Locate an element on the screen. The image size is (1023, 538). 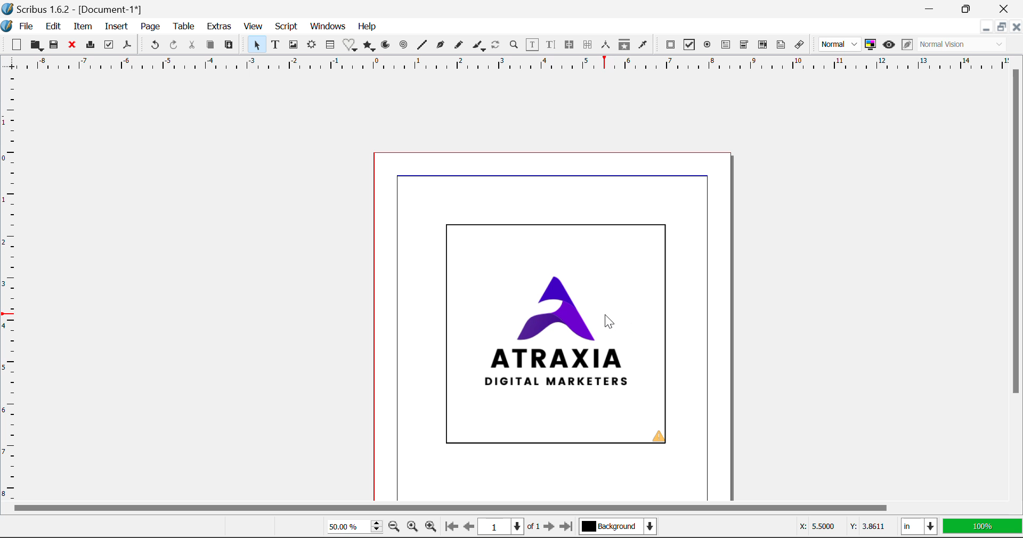
Open is located at coordinates (36, 45).